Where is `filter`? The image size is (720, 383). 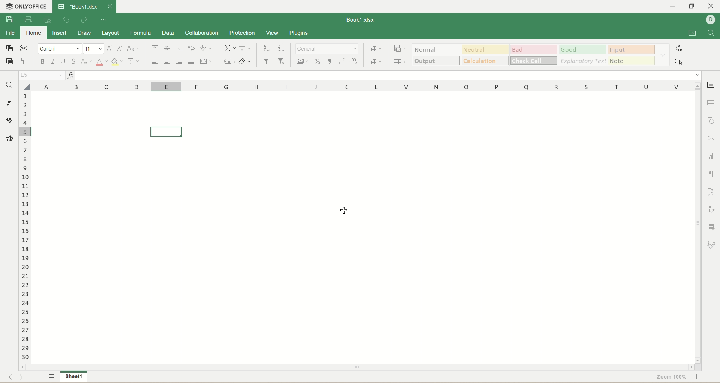 filter is located at coordinates (267, 61).